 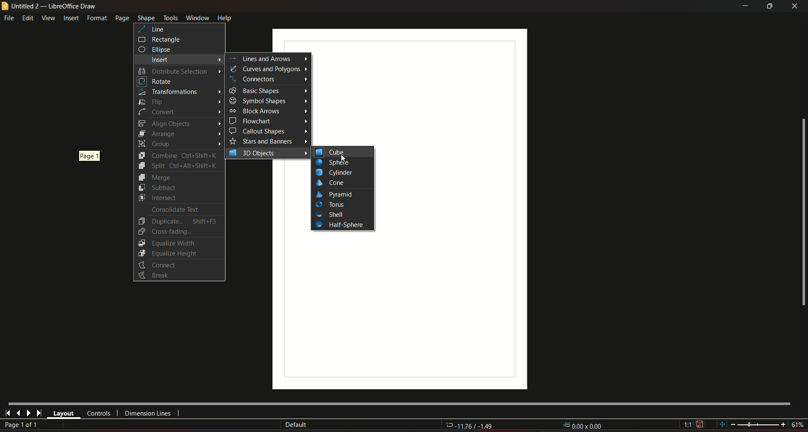 What do you see at coordinates (218, 133) in the screenshot?
I see `Arrow` at bounding box center [218, 133].